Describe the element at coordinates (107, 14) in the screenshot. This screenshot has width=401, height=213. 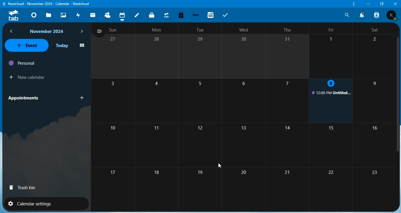
I see `contacts` at that location.